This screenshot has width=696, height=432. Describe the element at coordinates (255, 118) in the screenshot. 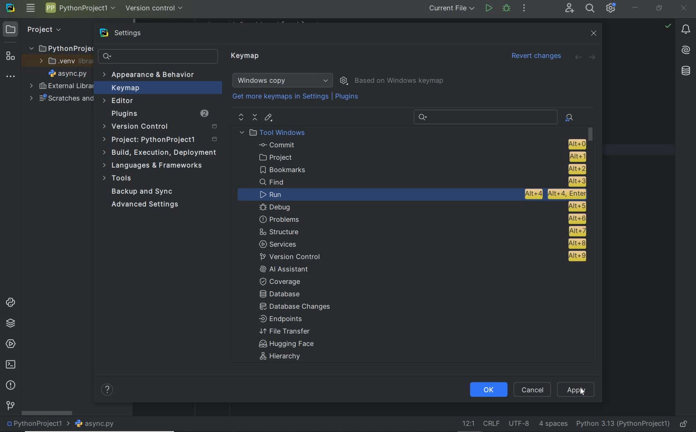

I see `collapse all` at that location.